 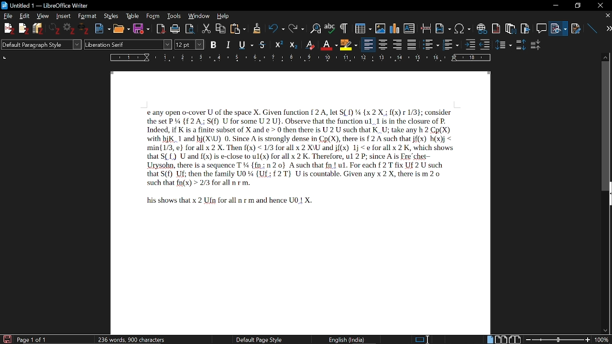 What do you see at coordinates (490, 339) in the screenshot?
I see `single page` at bounding box center [490, 339].